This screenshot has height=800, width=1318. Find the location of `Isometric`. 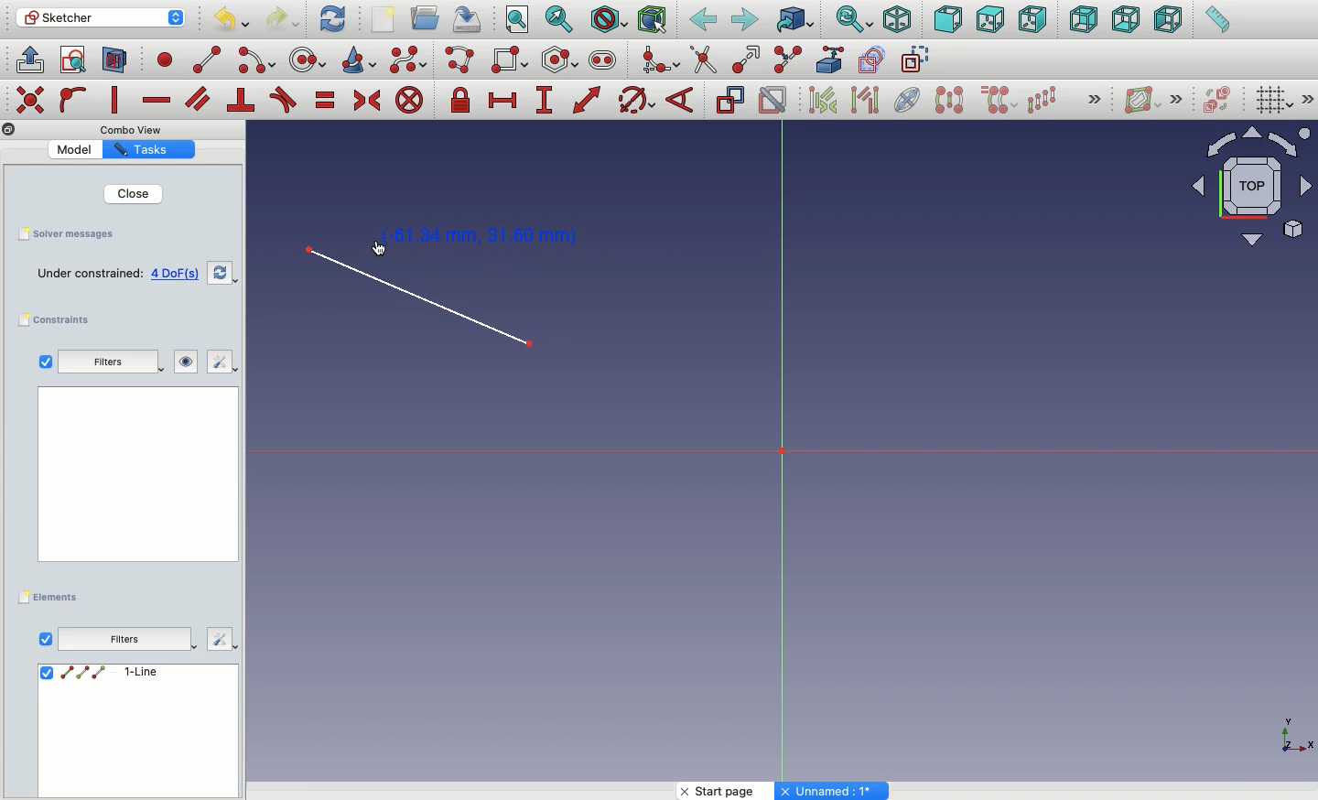

Isometric is located at coordinates (897, 19).